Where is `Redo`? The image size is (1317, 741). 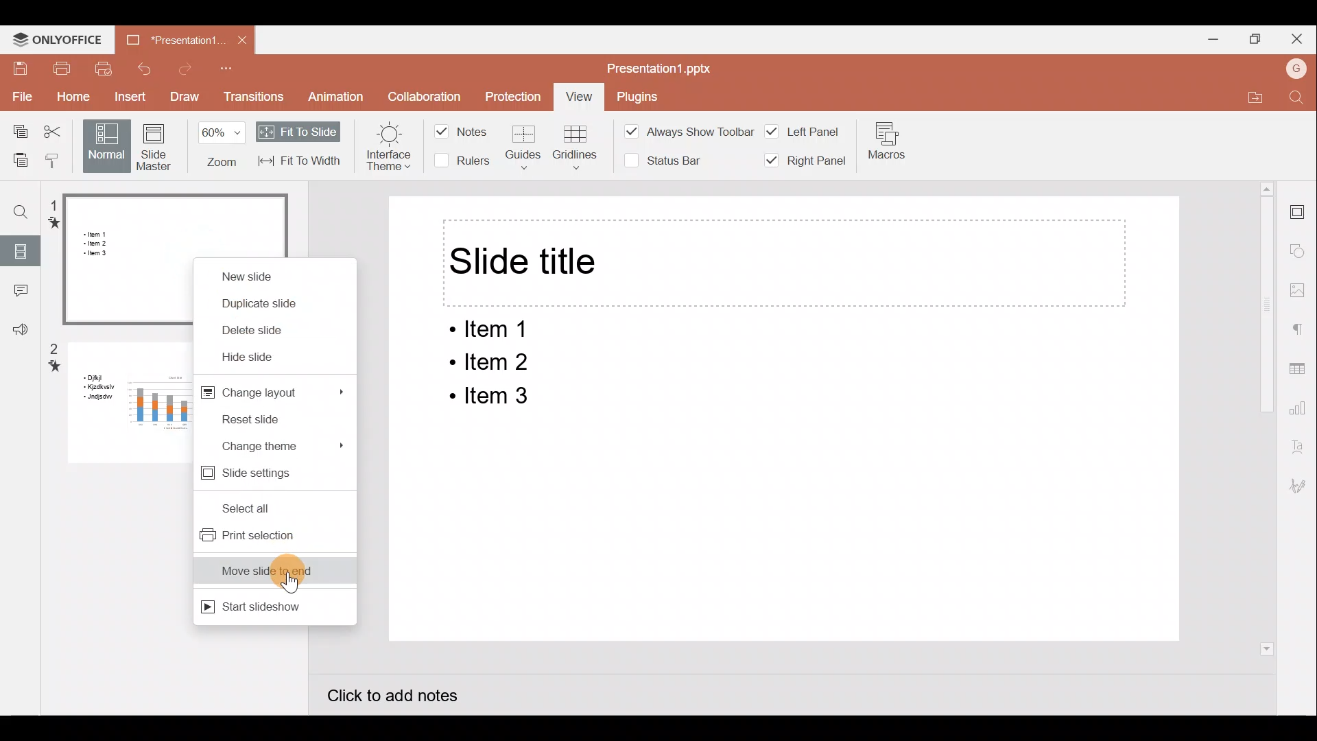
Redo is located at coordinates (185, 69).